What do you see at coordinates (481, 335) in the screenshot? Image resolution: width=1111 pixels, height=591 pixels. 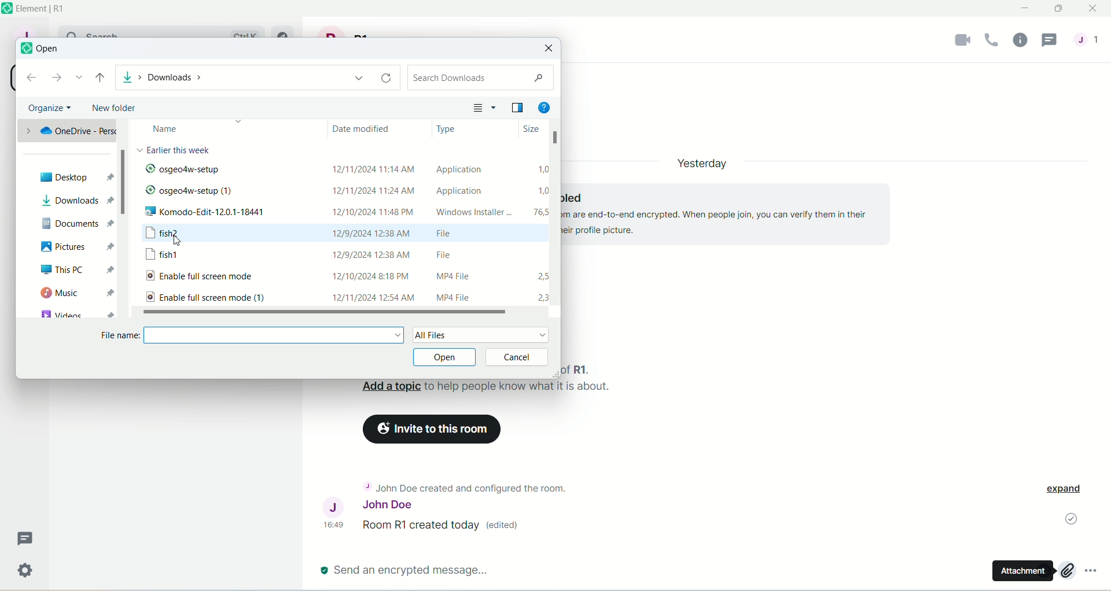 I see `all files` at bounding box center [481, 335].